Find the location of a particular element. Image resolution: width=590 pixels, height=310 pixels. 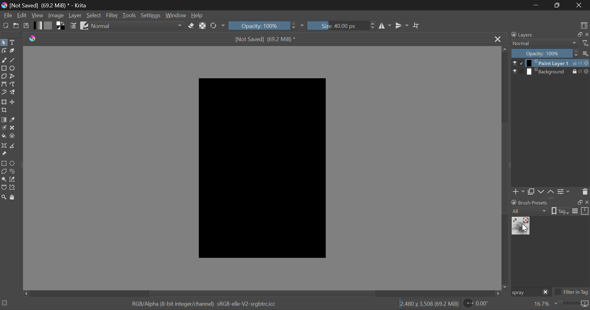

Brush Preset Search: "spray" is located at coordinates (525, 293).